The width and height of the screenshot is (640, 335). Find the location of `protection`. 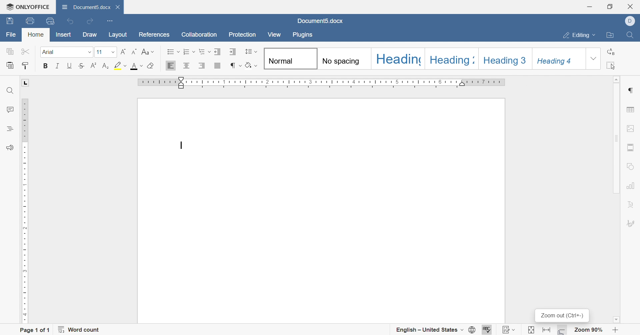

protection is located at coordinates (243, 35).